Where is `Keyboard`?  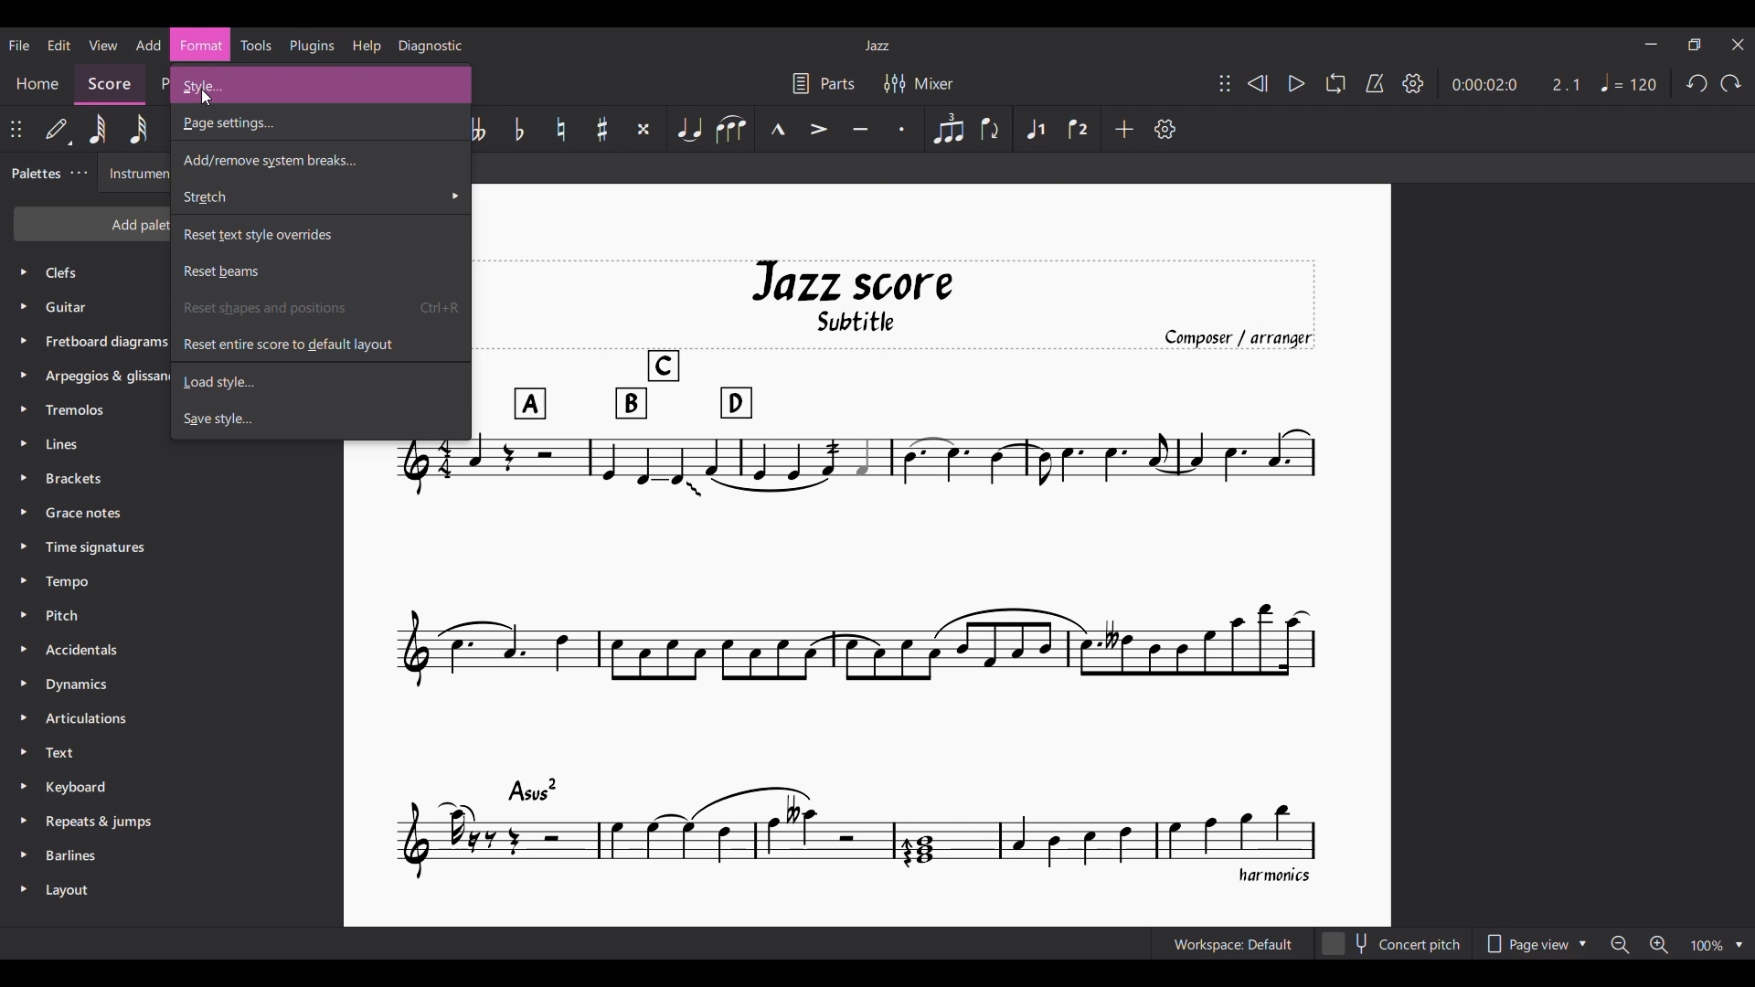
Keyboard is located at coordinates (87, 787).